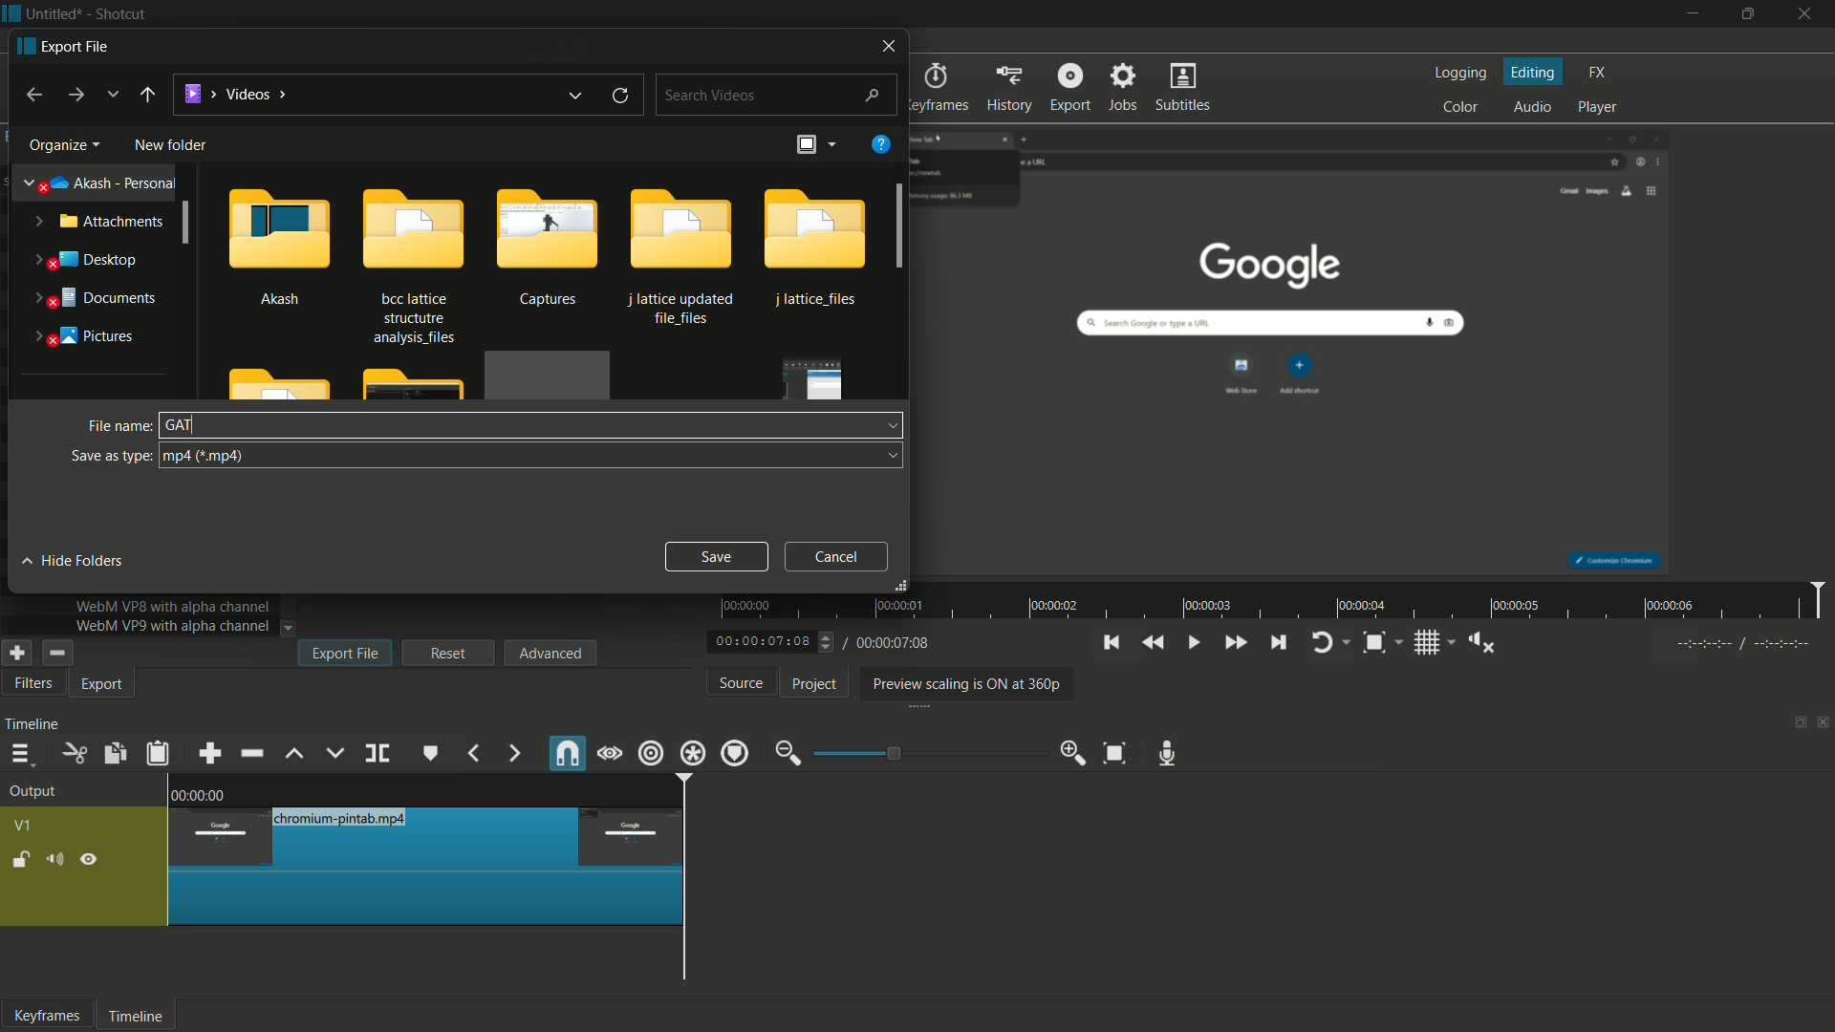 The width and height of the screenshot is (1835, 1032). What do you see at coordinates (32, 724) in the screenshot?
I see `timeline` at bounding box center [32, 724].